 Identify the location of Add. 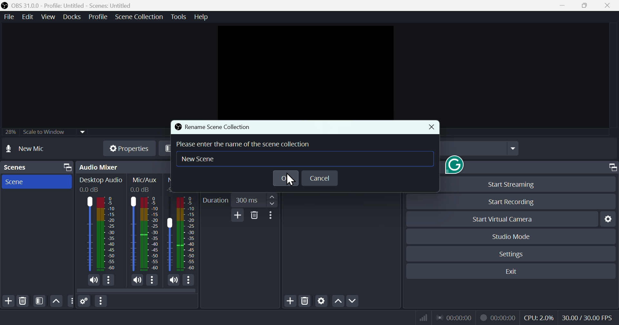
(7, 300).